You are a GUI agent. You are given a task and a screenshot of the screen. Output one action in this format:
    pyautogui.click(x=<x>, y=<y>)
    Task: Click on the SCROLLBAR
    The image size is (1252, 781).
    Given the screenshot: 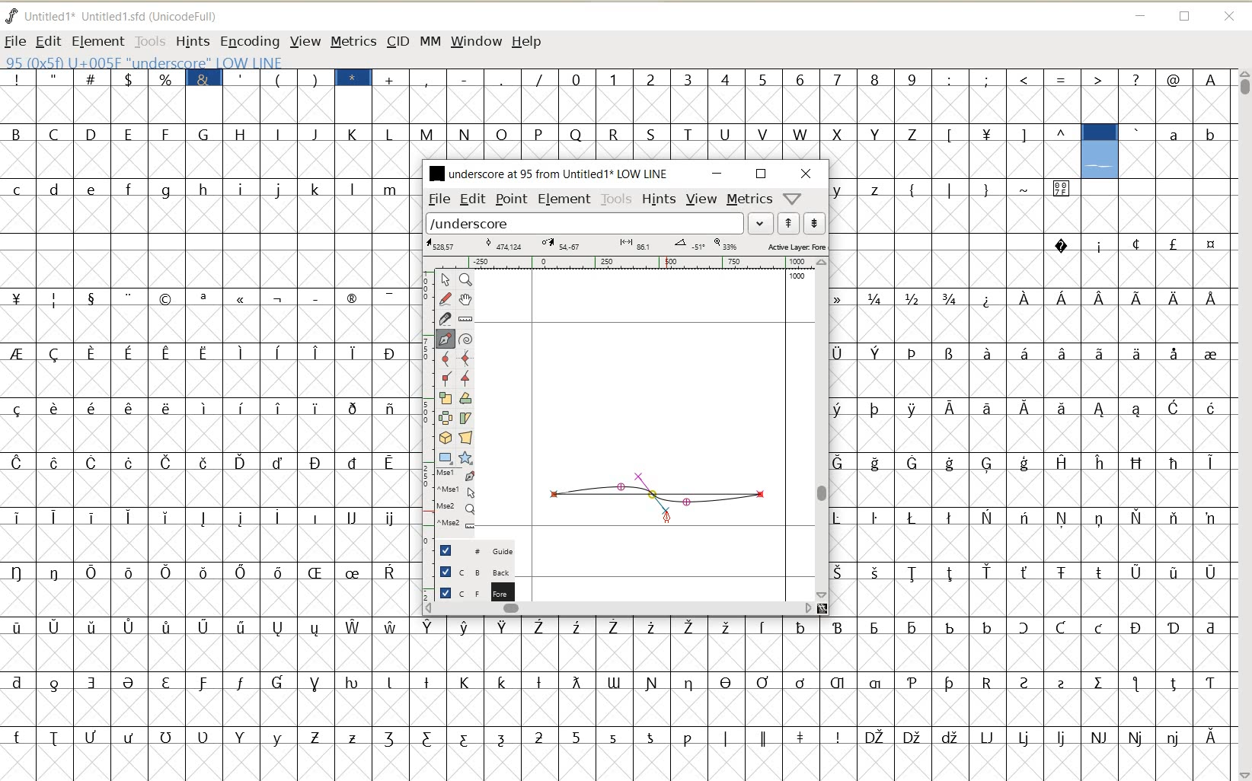 What is the action you would take?
    pyautogui.click(x=1243, y=425)
    